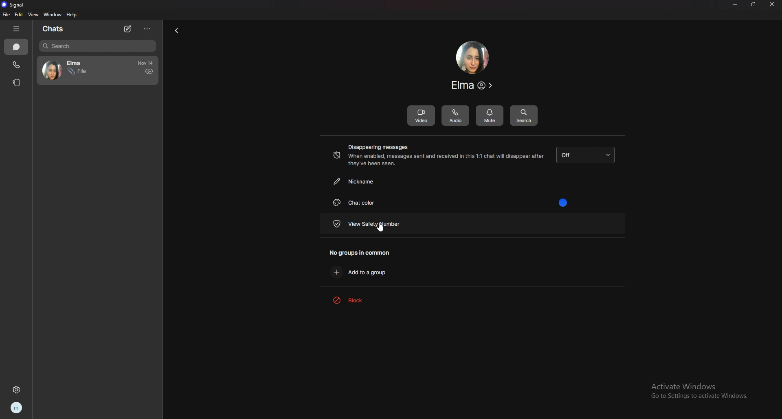  What do you see at coordinates (97, 46) in the screenshot?
I see `search messages` at bounding box center [97, 46].